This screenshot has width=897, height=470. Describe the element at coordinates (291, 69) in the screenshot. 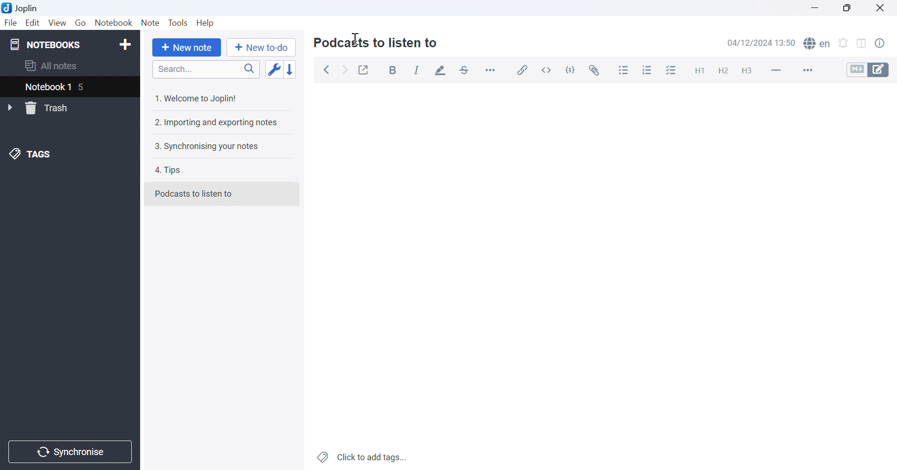

I see `Reverse sort order` at that location.